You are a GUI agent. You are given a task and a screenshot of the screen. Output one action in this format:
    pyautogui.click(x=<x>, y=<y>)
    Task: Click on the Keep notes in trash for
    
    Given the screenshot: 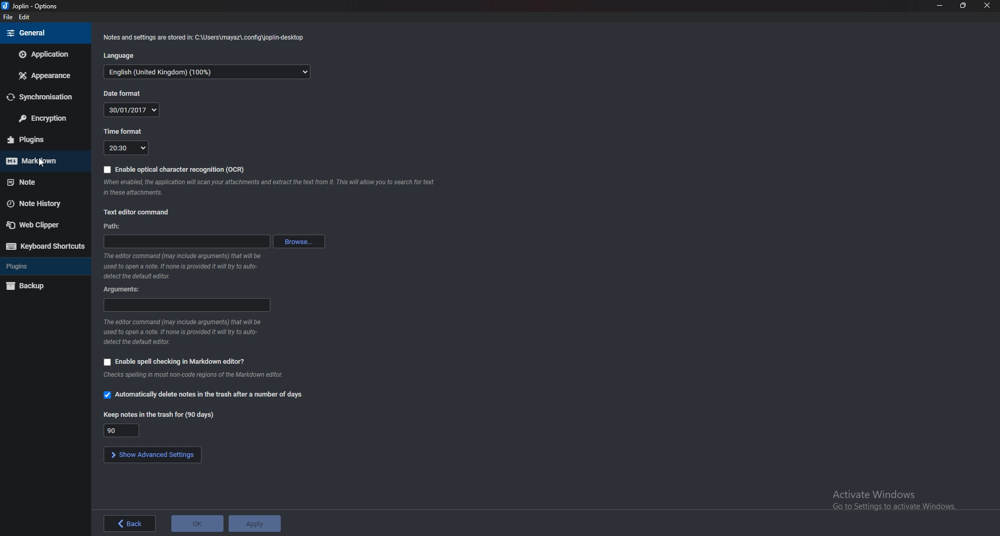 What is the action you would take?
    pyautogui.click(x=122, y=430)
    